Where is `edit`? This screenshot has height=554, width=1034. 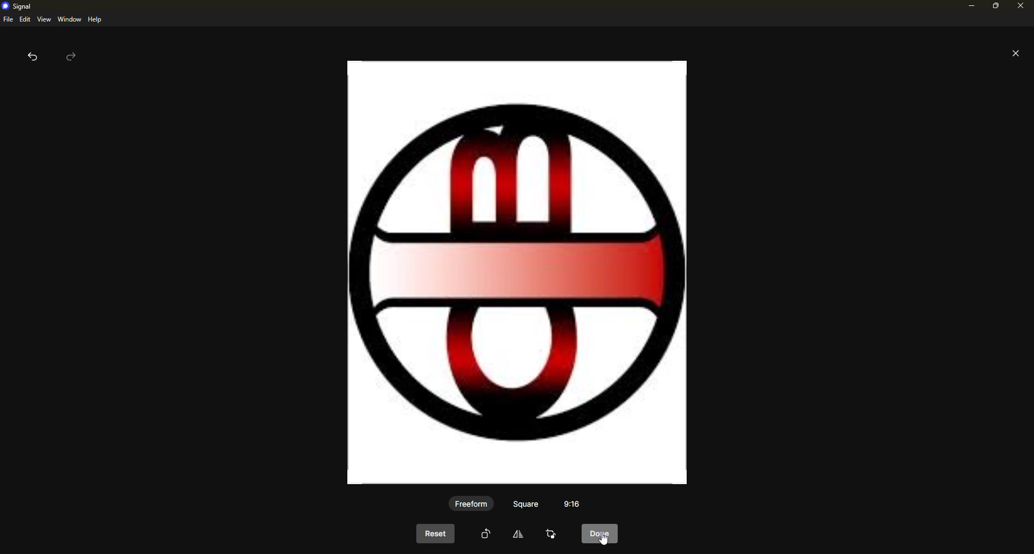 edit is located at coordinates (25, 19).